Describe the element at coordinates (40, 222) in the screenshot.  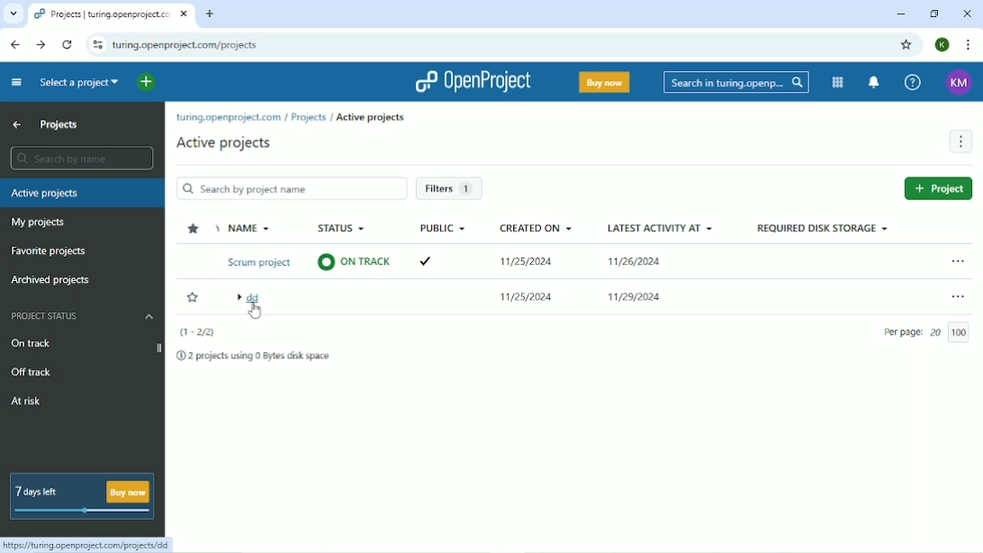
I see `My projects` at that location.